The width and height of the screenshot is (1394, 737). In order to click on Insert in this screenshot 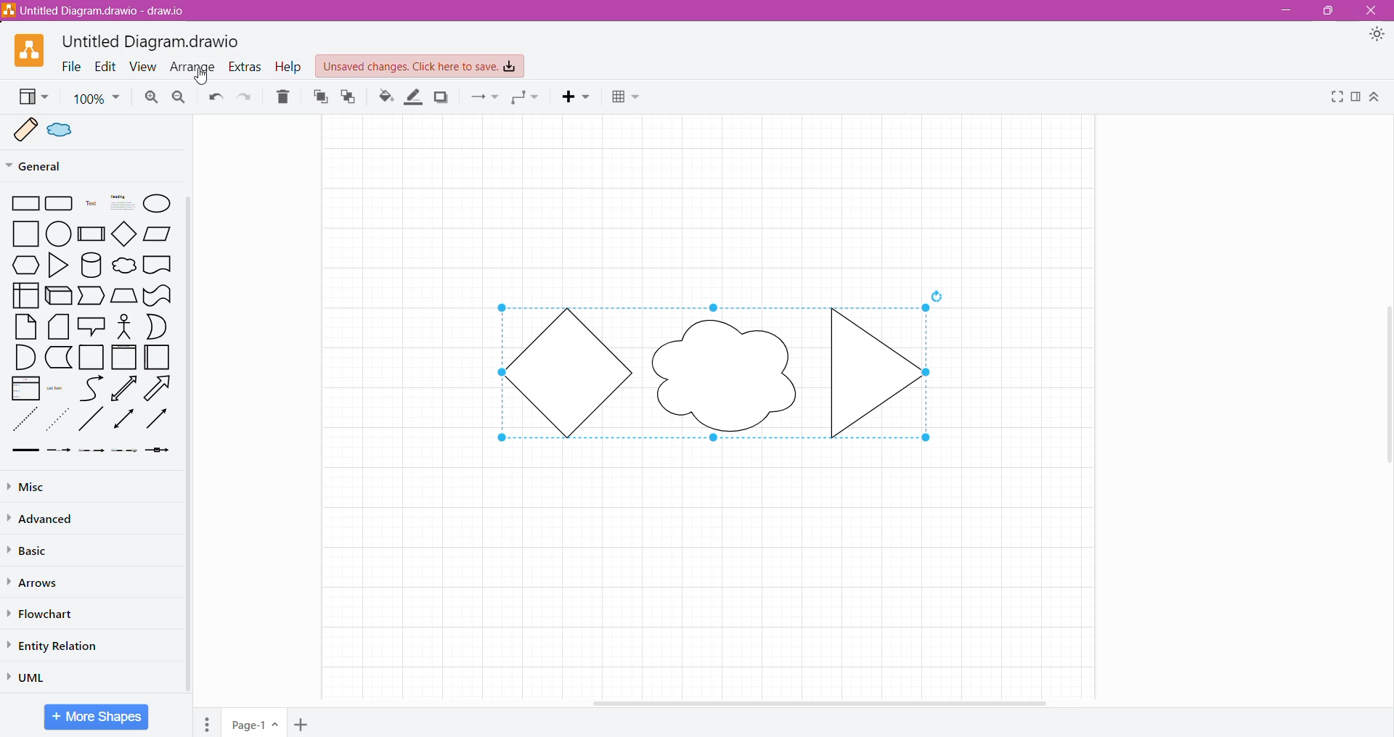, I will do `click(579, 99)`.